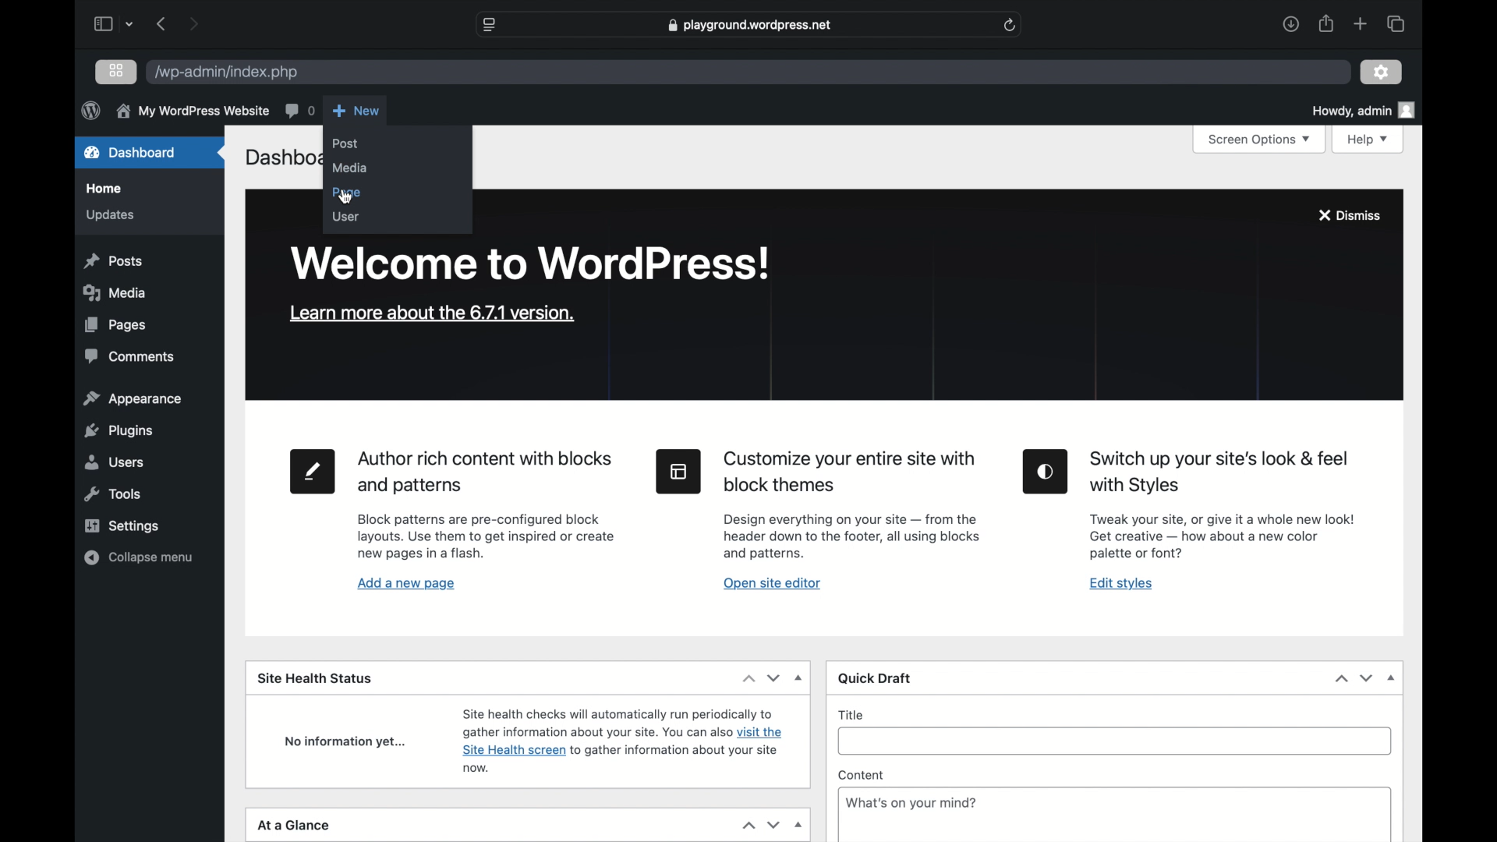 The height and width of the screenshot is (842, 1497). Describe the element at coordinates (127, 357) in the screenshot. I see `comments` at that location.